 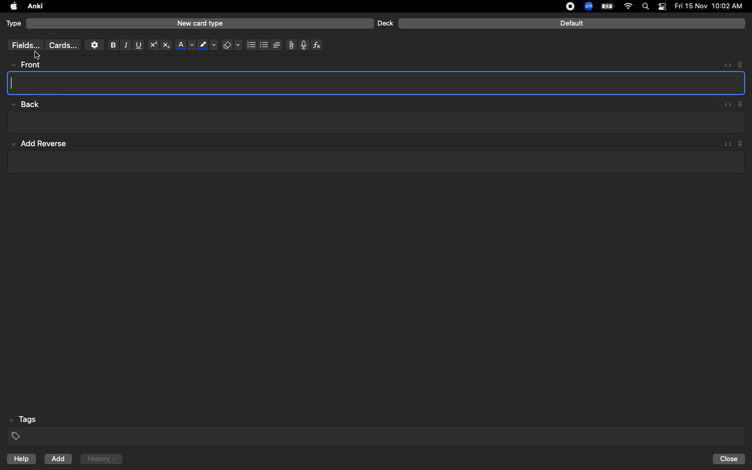 I want to click on Settings, so click(x=95, y=45).